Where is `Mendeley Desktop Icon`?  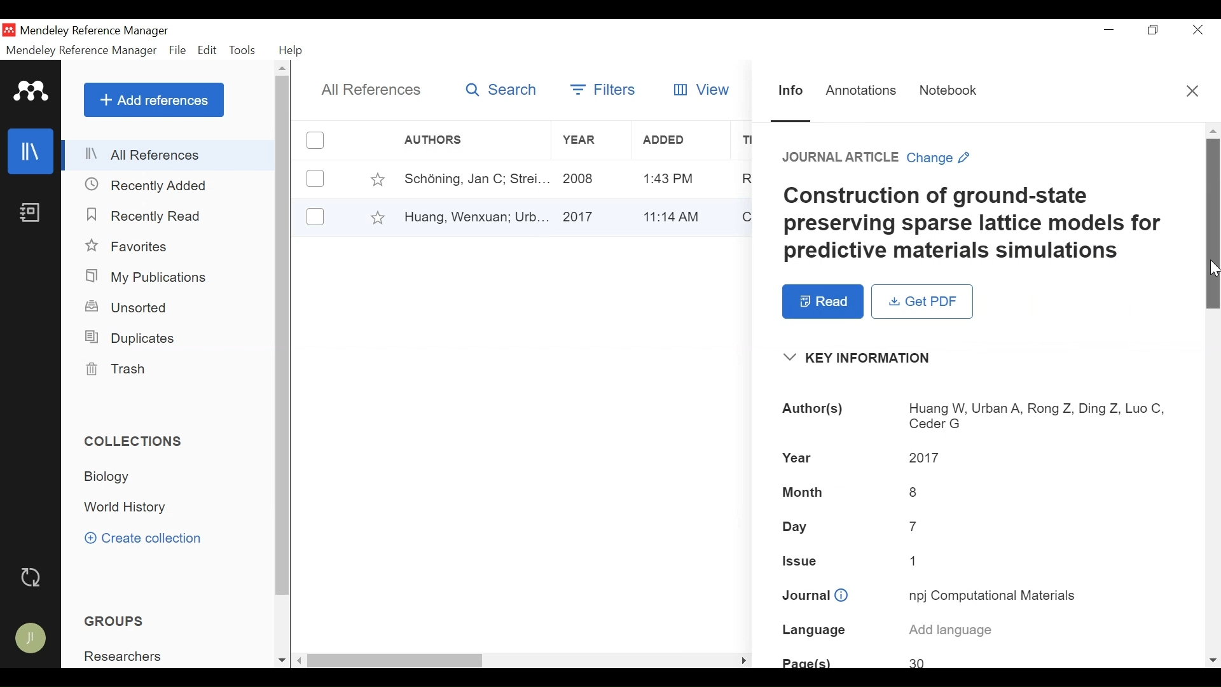 Mendeley Desktop Icon is located at coordinates (8, 30).